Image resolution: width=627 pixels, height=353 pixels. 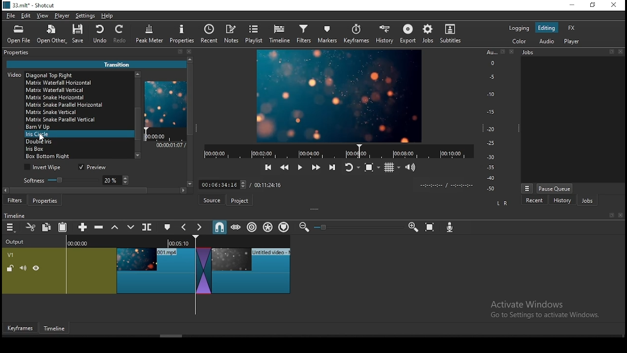 I want to click on Jobs, so click(x=532, y=54).